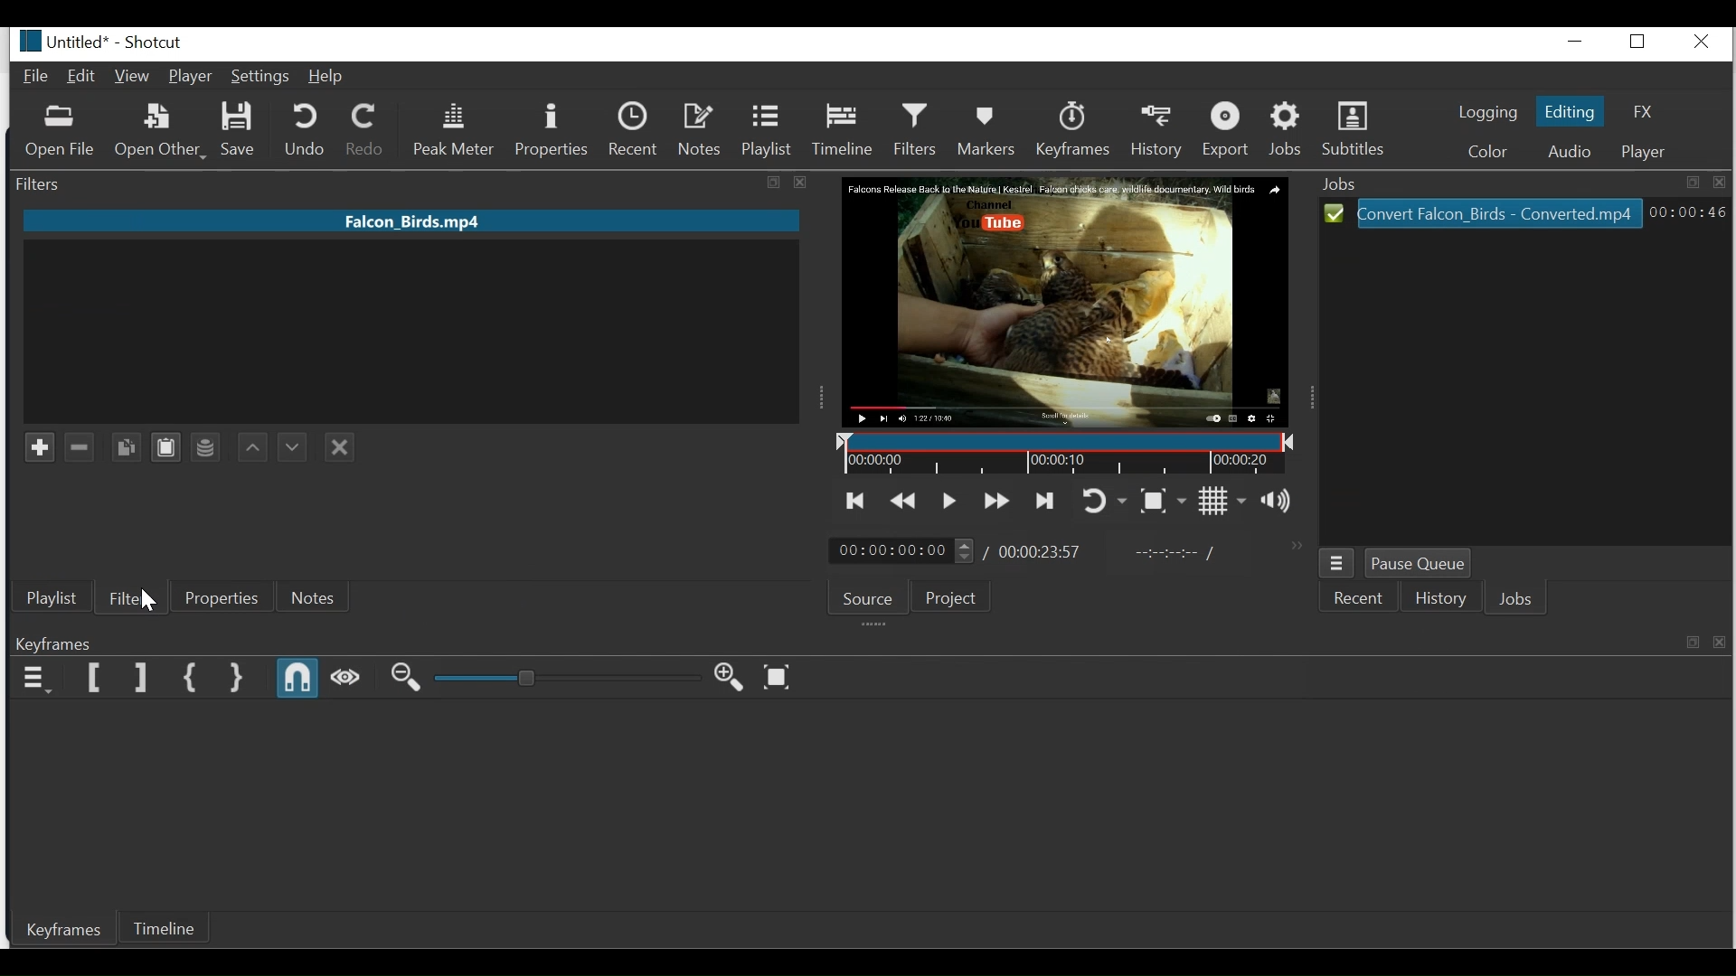 The height and width of the screenshot is (976, 1736). Describe the element at coordinates (1337, 563) in the screenshot. I see `Jobs menu` at that location.